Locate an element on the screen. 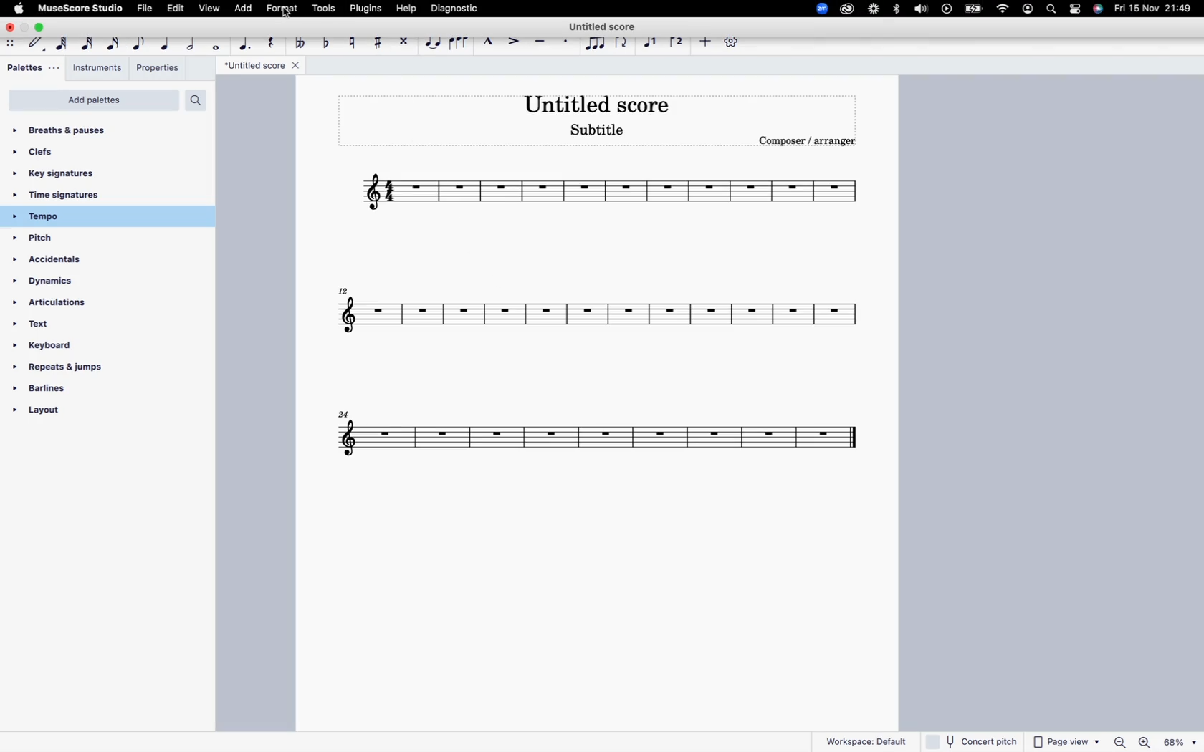 This screenshot has width=1204, height=752. full note is located at coordinates (218, 44).